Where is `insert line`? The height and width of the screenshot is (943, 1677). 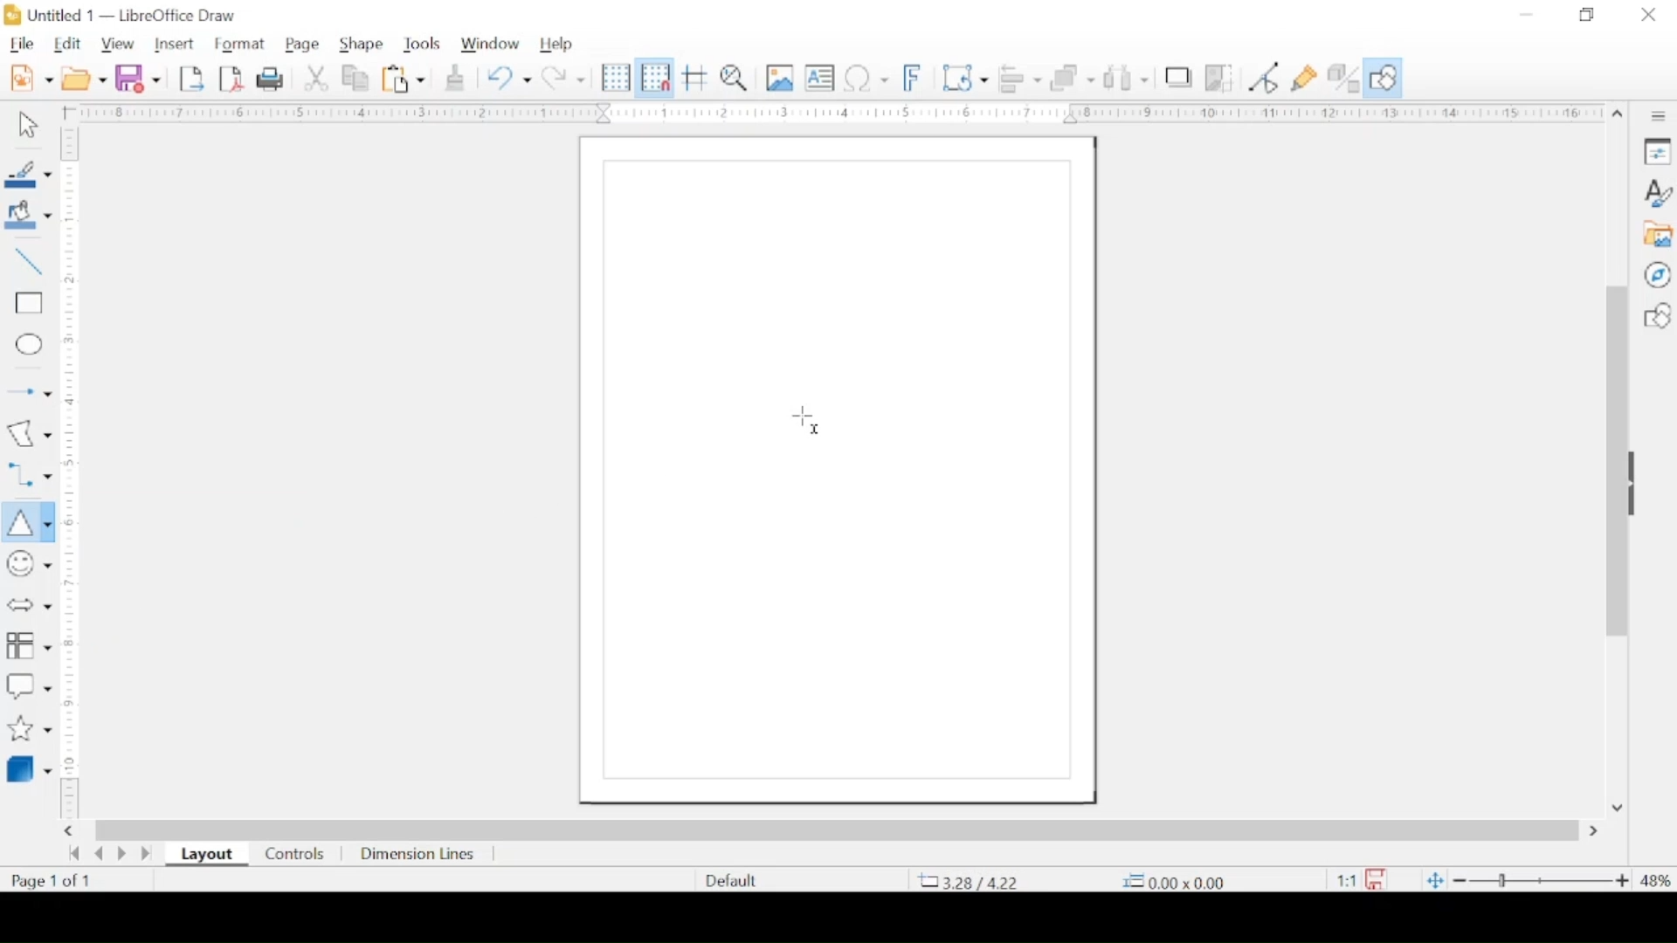 insert line is located at coordinates (28, 263).